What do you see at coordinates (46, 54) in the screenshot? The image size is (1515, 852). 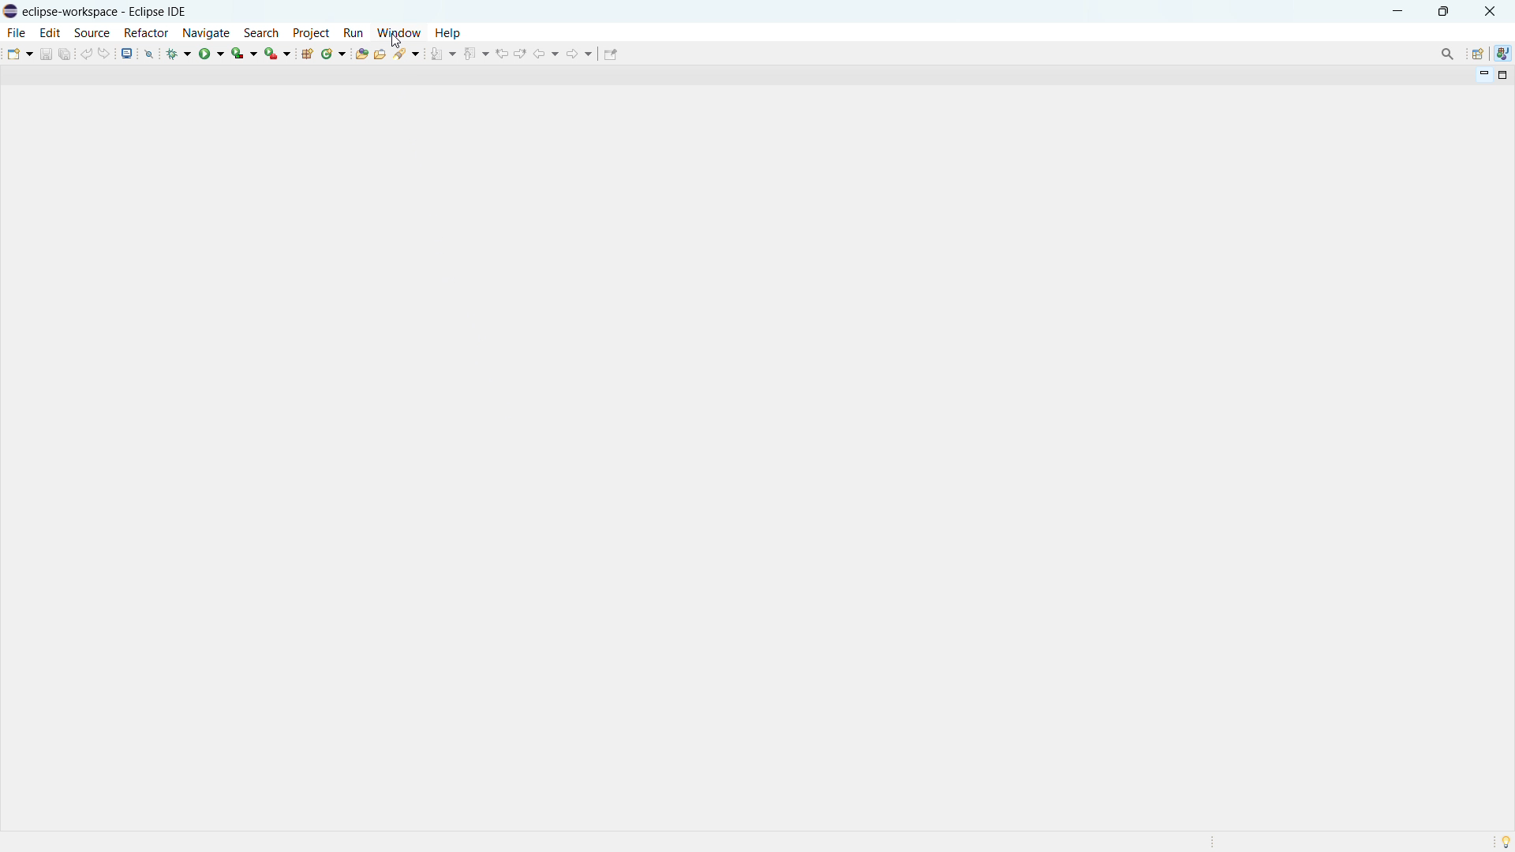 I see `save` at bounding box center [46, 54].